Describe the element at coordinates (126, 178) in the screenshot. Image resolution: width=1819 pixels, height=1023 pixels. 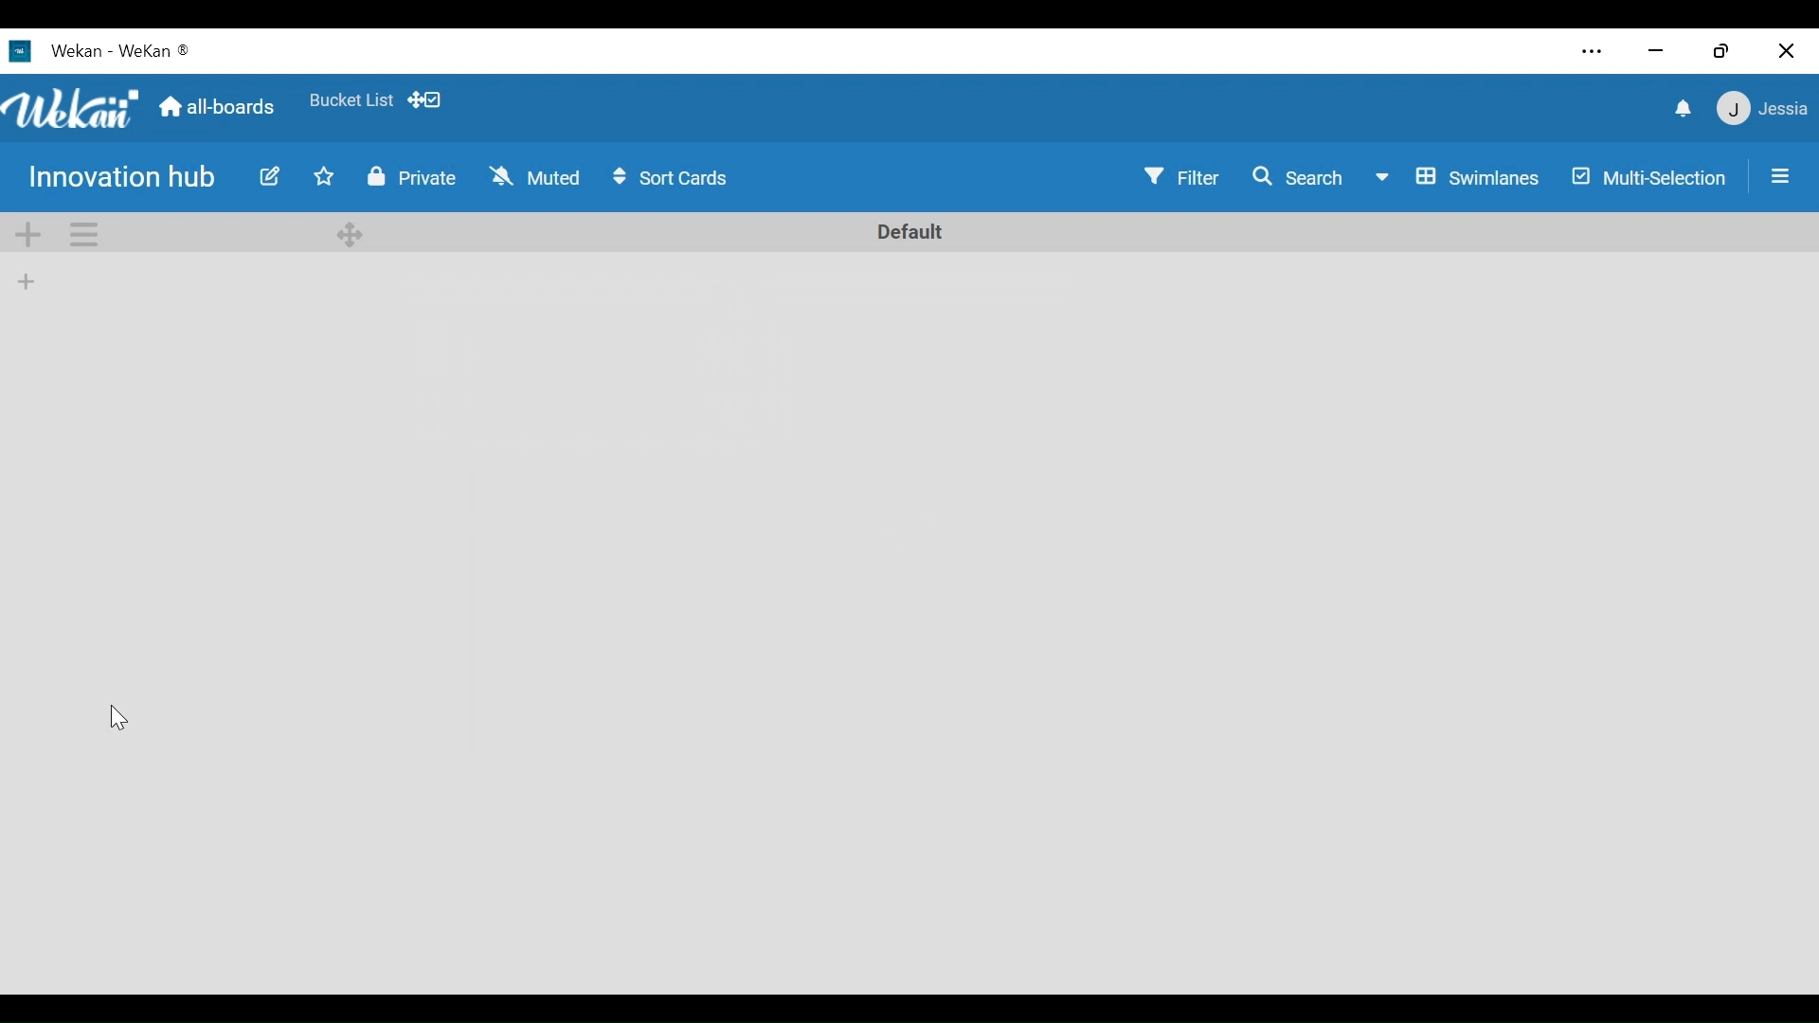
I see `Board Tite` at that location.